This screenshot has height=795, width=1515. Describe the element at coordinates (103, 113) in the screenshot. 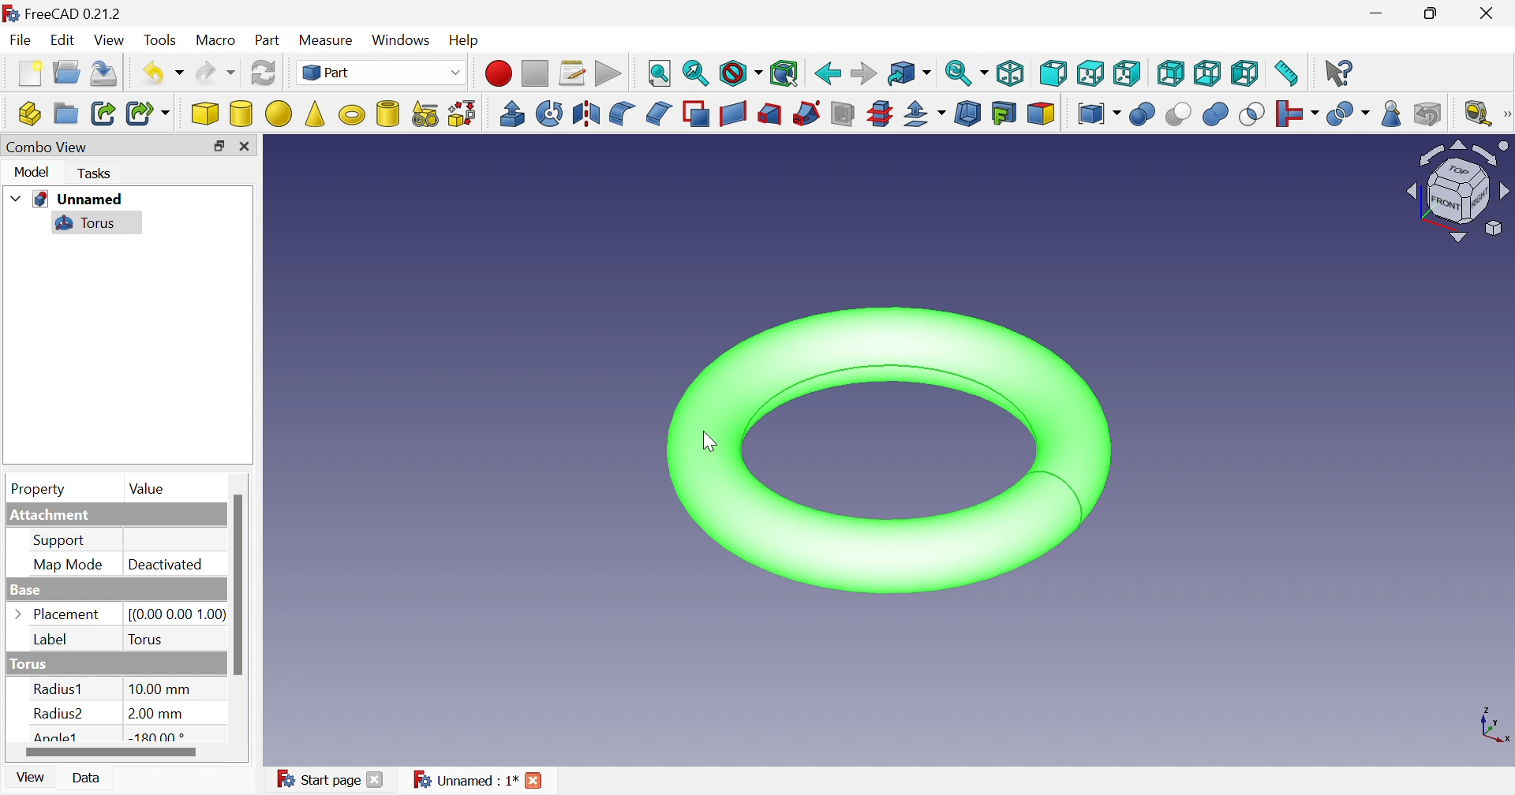

I see `Make link` at that location.